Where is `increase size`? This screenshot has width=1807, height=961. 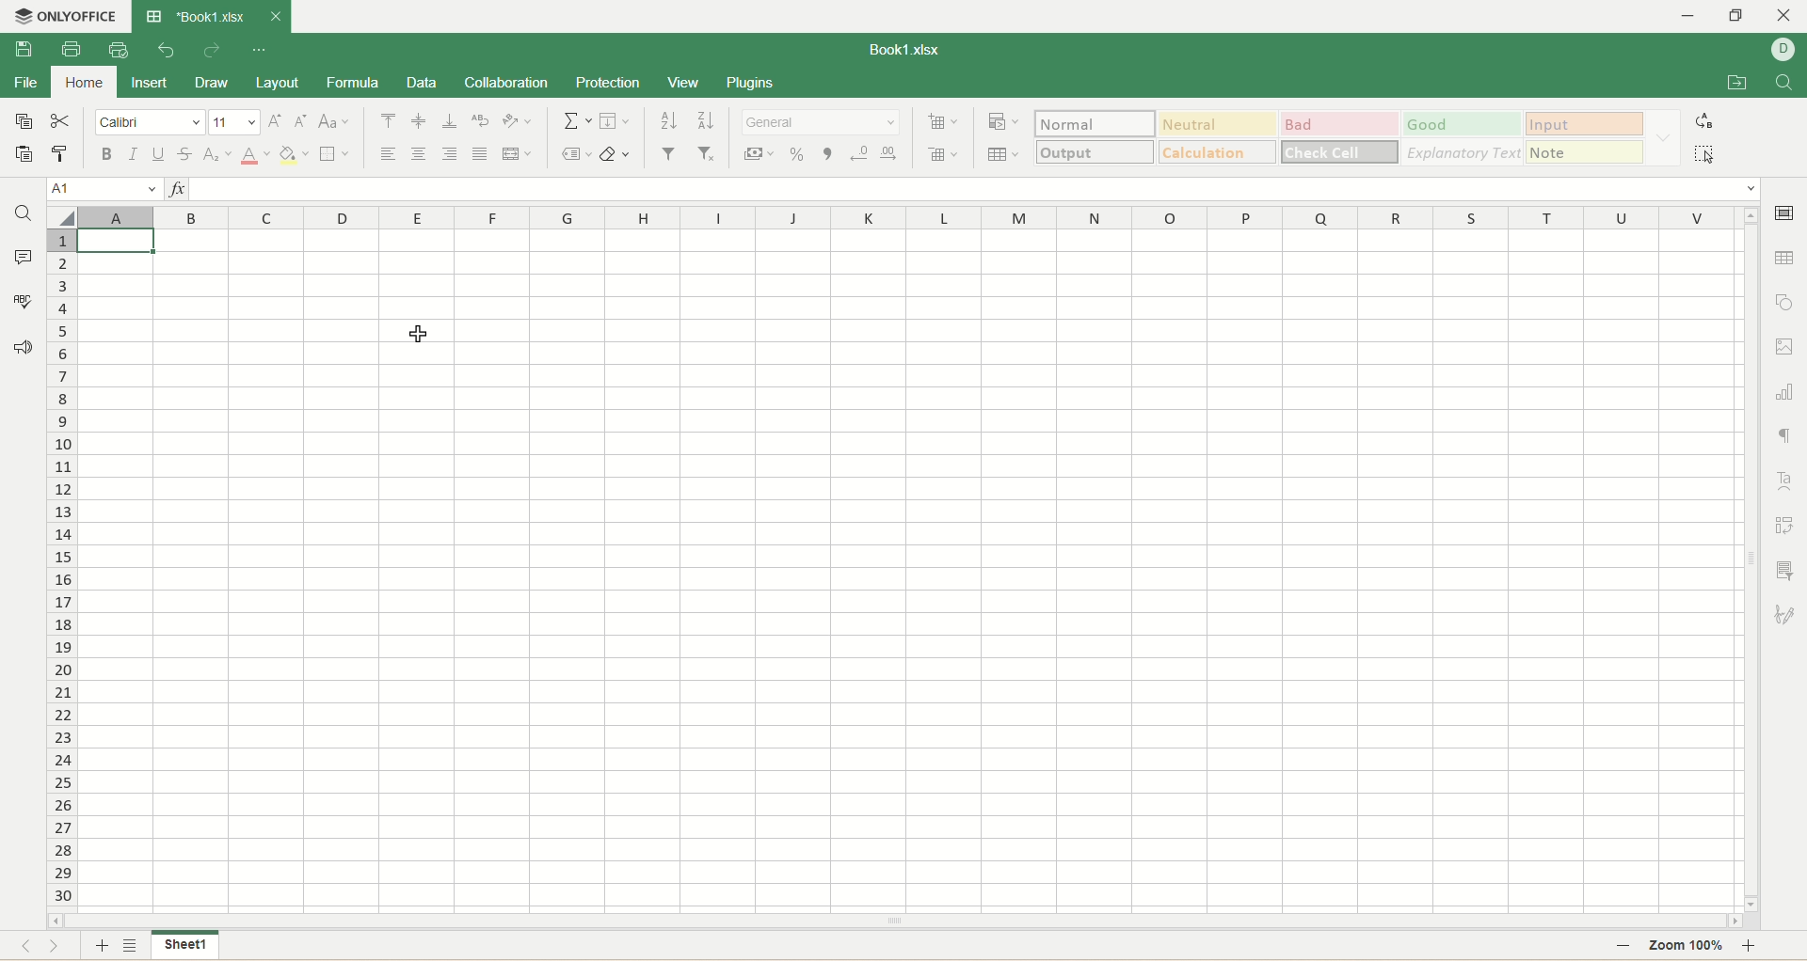 increase size is located at coordinates (276, 122).